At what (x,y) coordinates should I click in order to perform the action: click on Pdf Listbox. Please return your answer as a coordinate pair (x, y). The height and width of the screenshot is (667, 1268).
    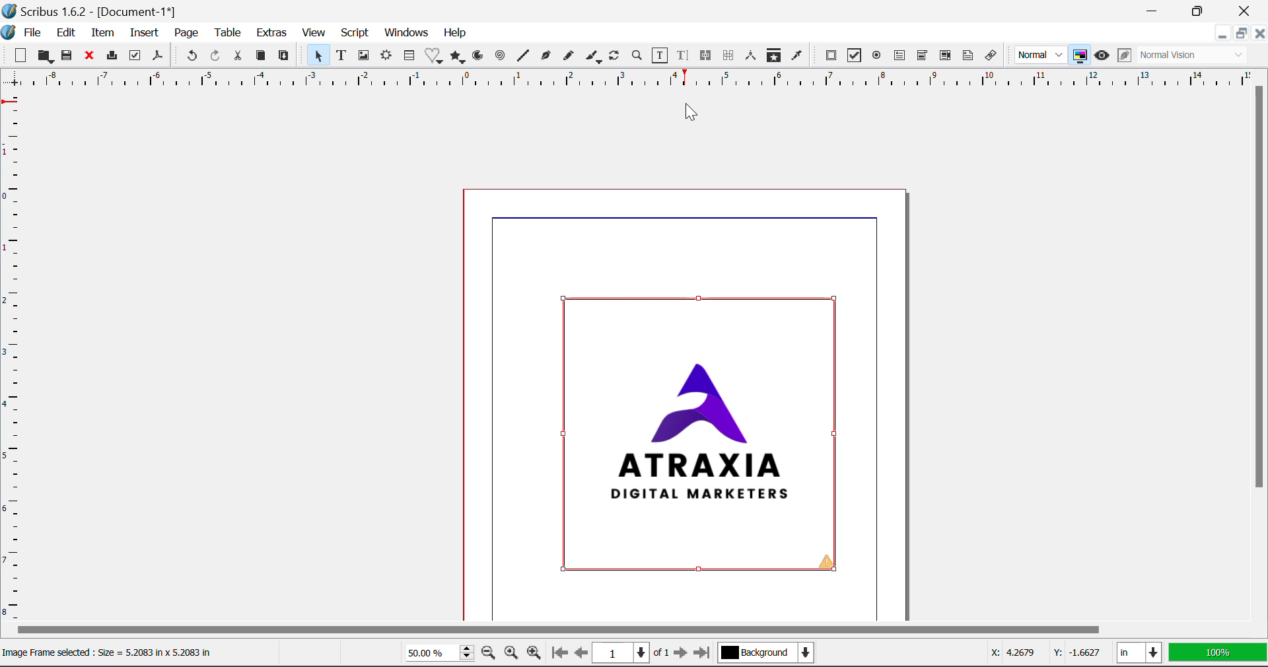
    Looking at the image, I should click on (936, 59).